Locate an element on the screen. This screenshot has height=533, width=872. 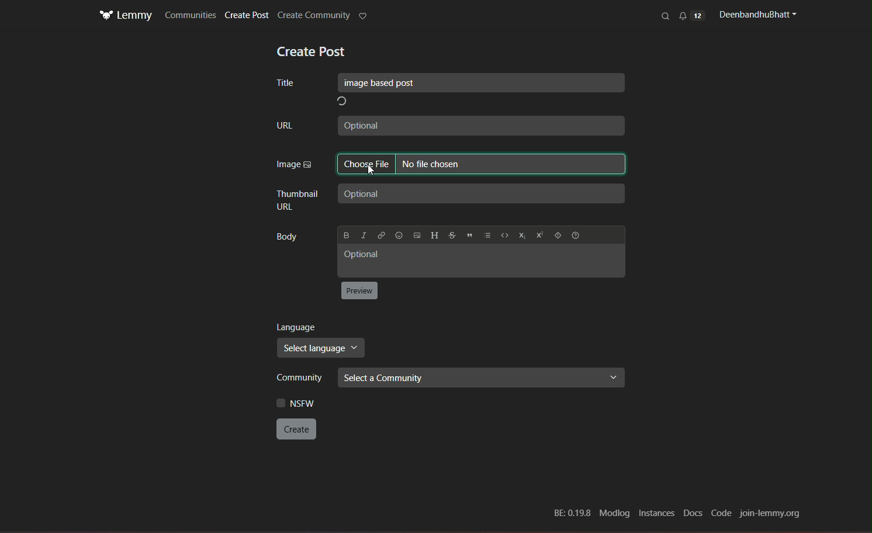
Communities is located at coordinates (191, 15).